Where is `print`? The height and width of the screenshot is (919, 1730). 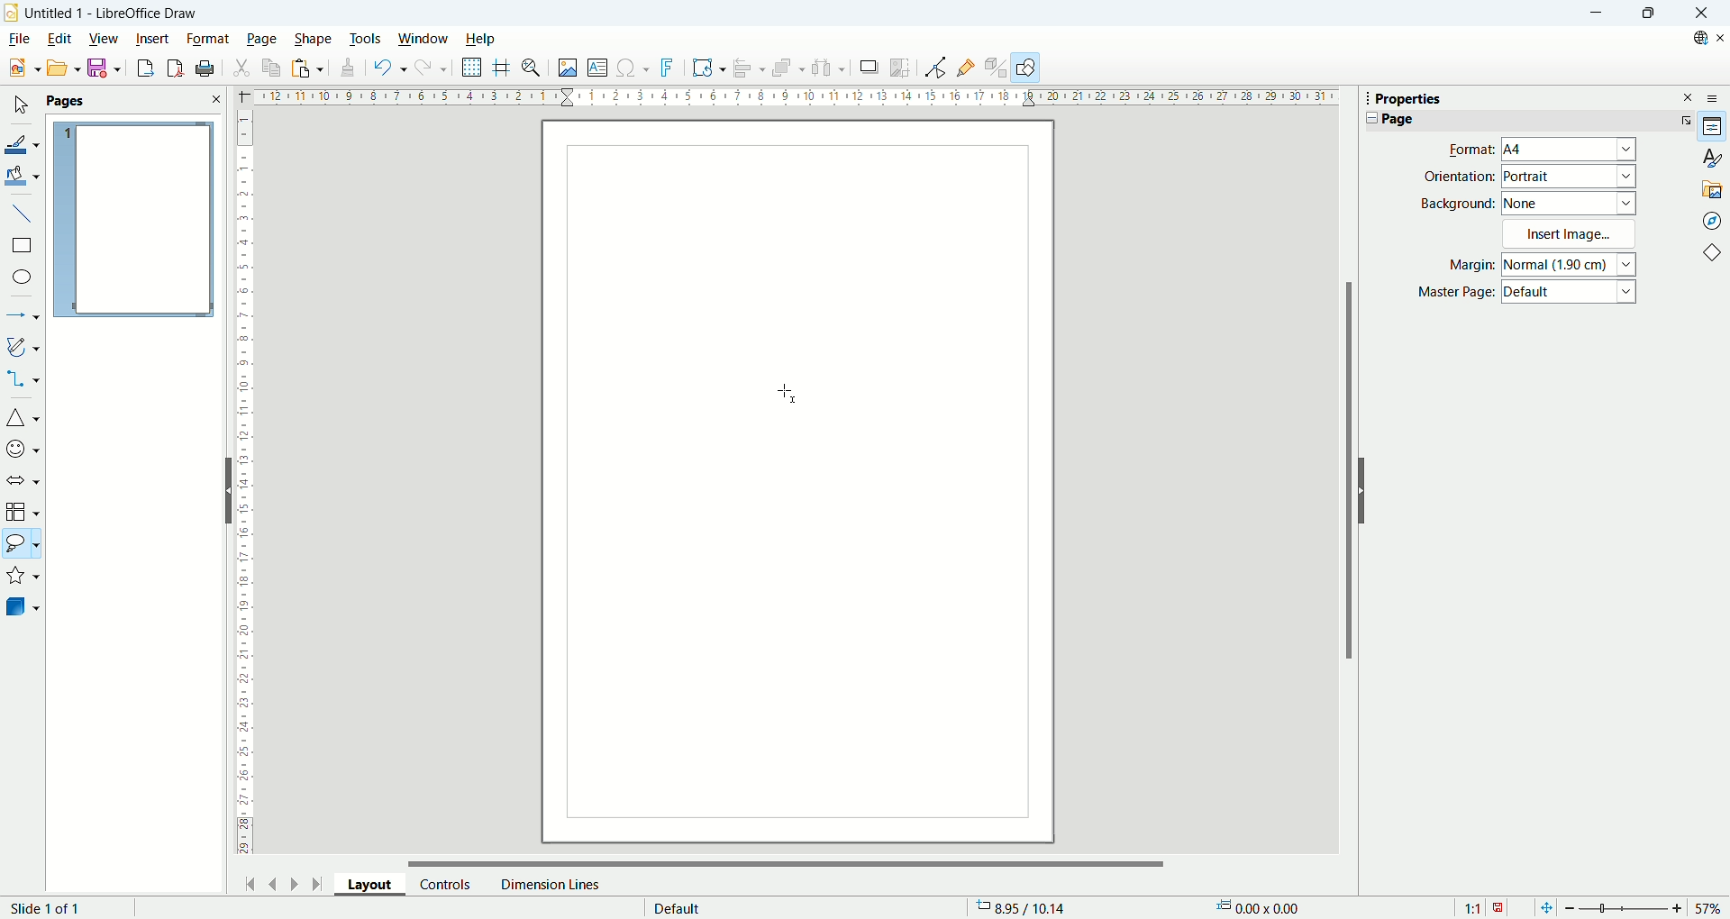 print is located at coordinates (205, 68).